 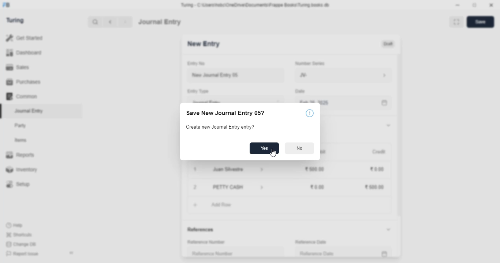 I want to click on juan silvestre, so click(x=230, y=170).